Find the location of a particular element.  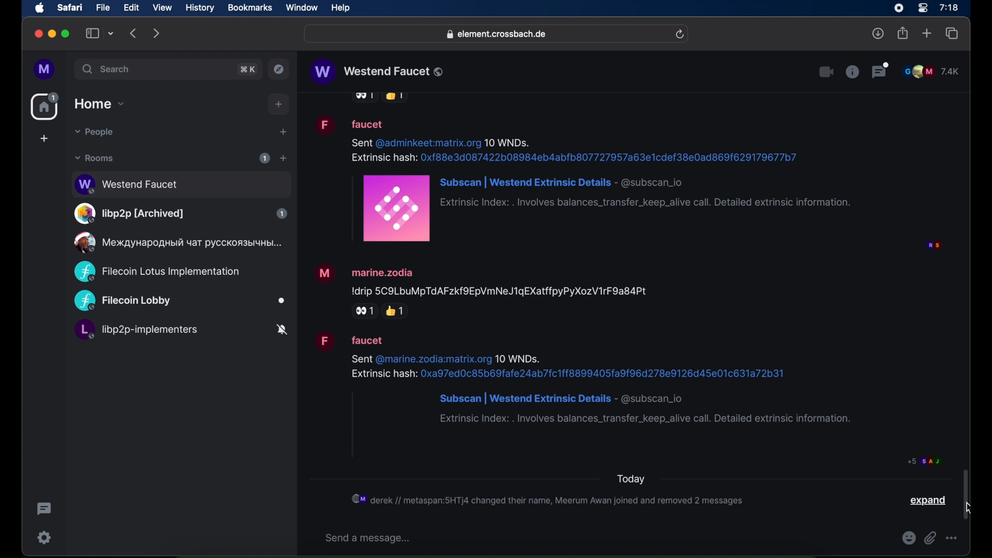

notification is located at coordinates (549, 499).